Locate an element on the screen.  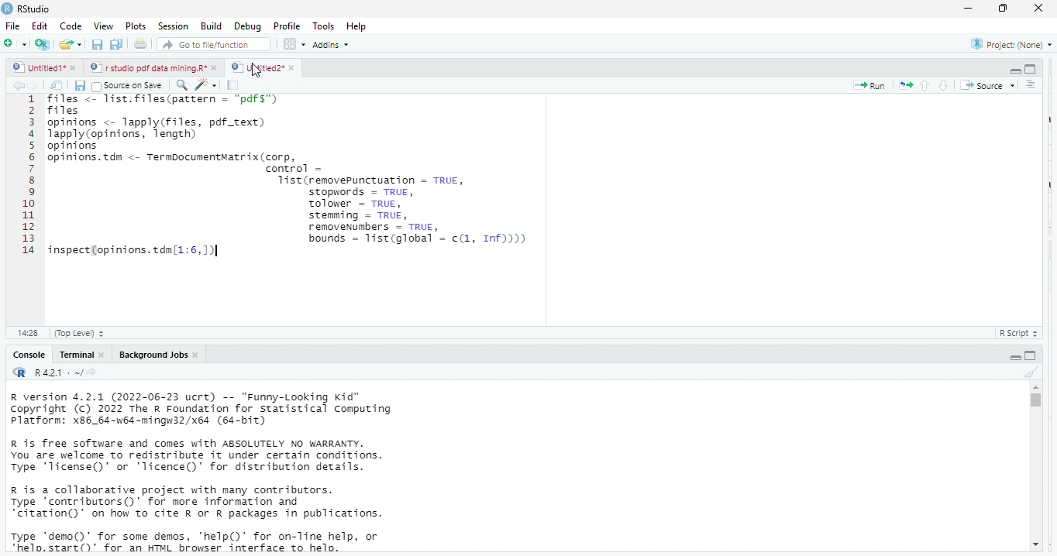
save current document is located at coordinates (98, 45).